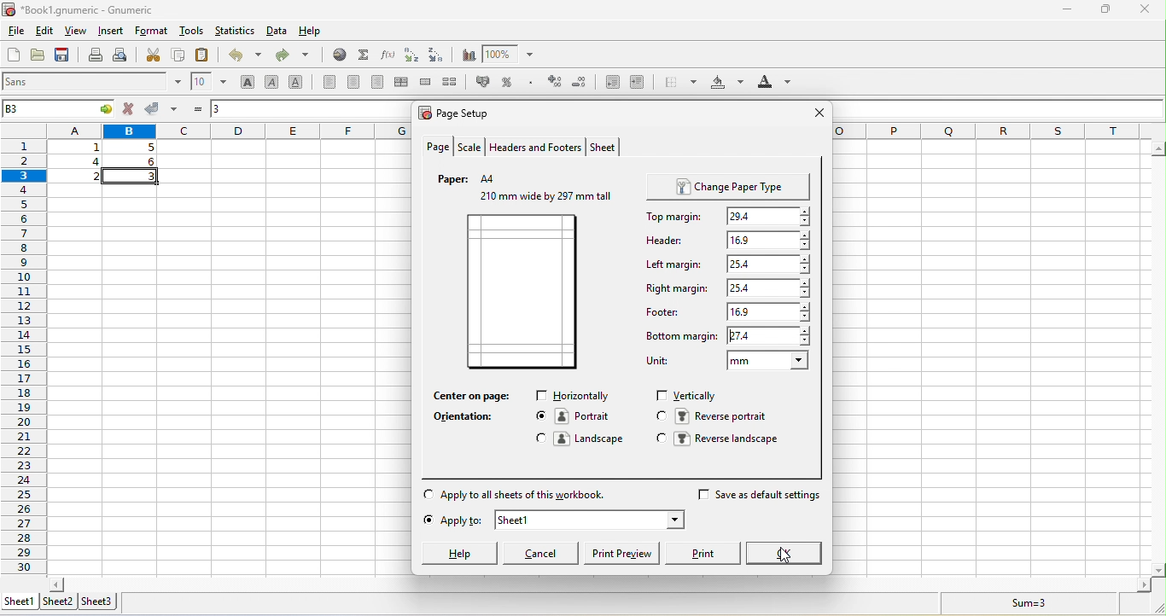 The width and height of the screenshot is (1166, 616). I want to click on reverse landscape, so click(728, 443).